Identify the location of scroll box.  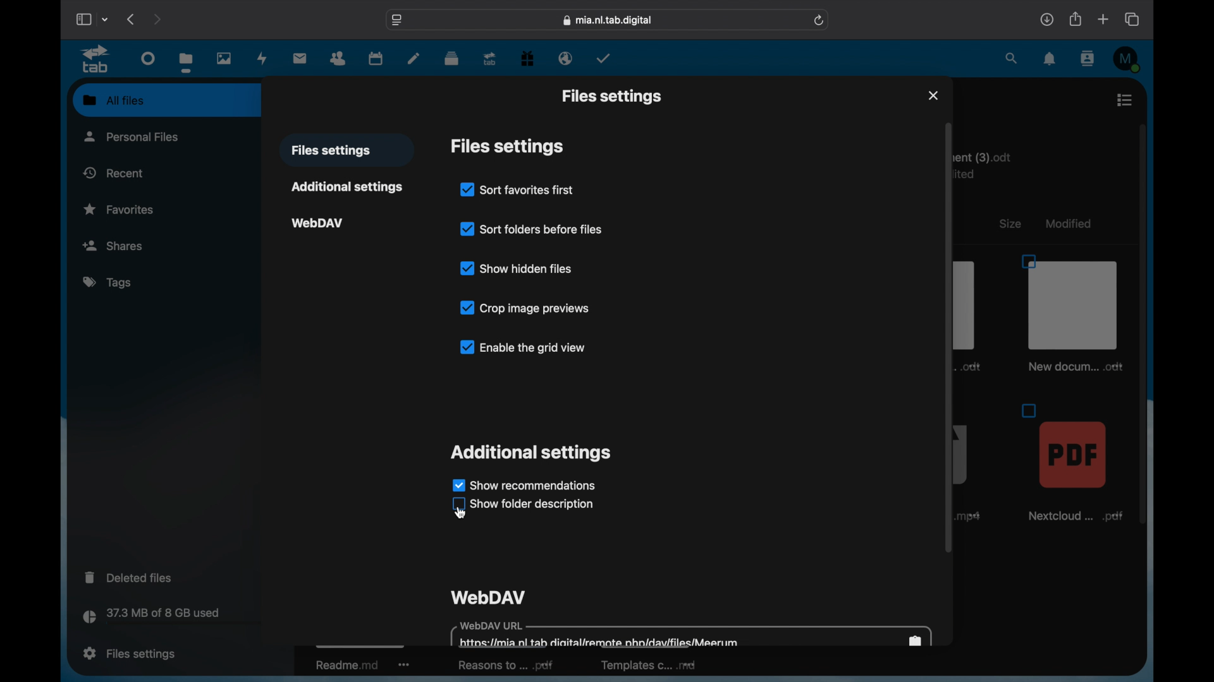
(948, 337).